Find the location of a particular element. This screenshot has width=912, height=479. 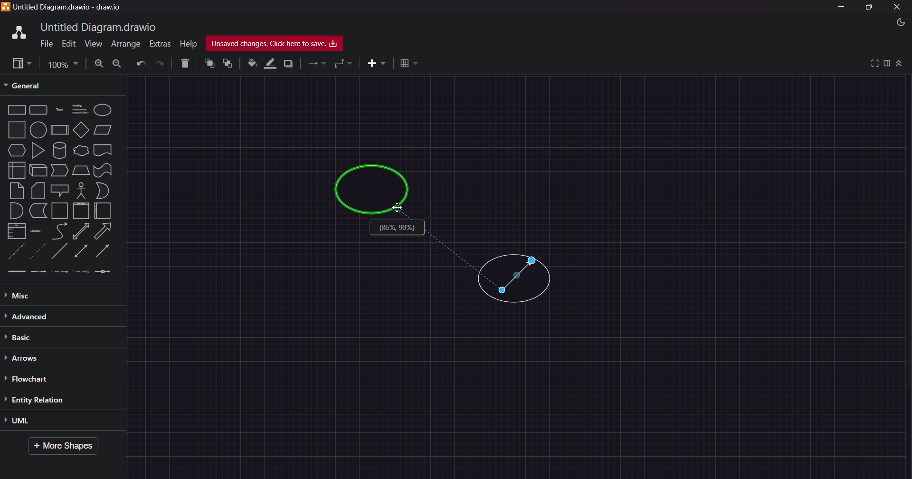

Entity Relation is located at coordinates (47, 400).